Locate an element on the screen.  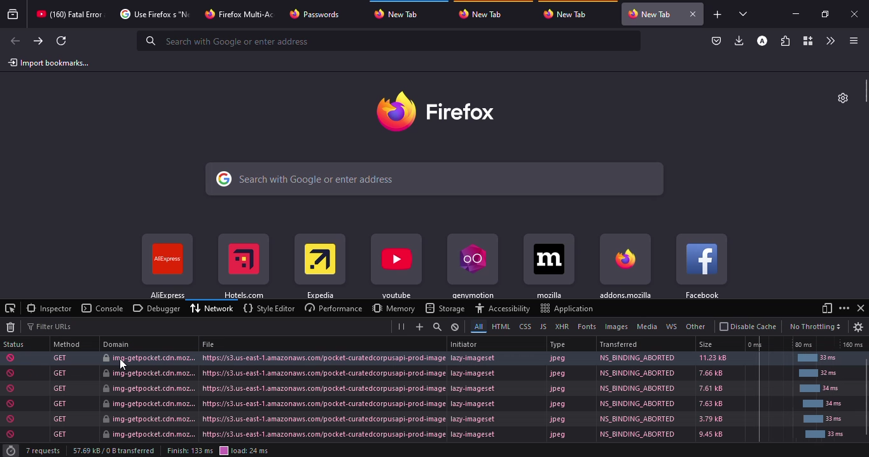
shortcuts is located at coordinates (472, 267).